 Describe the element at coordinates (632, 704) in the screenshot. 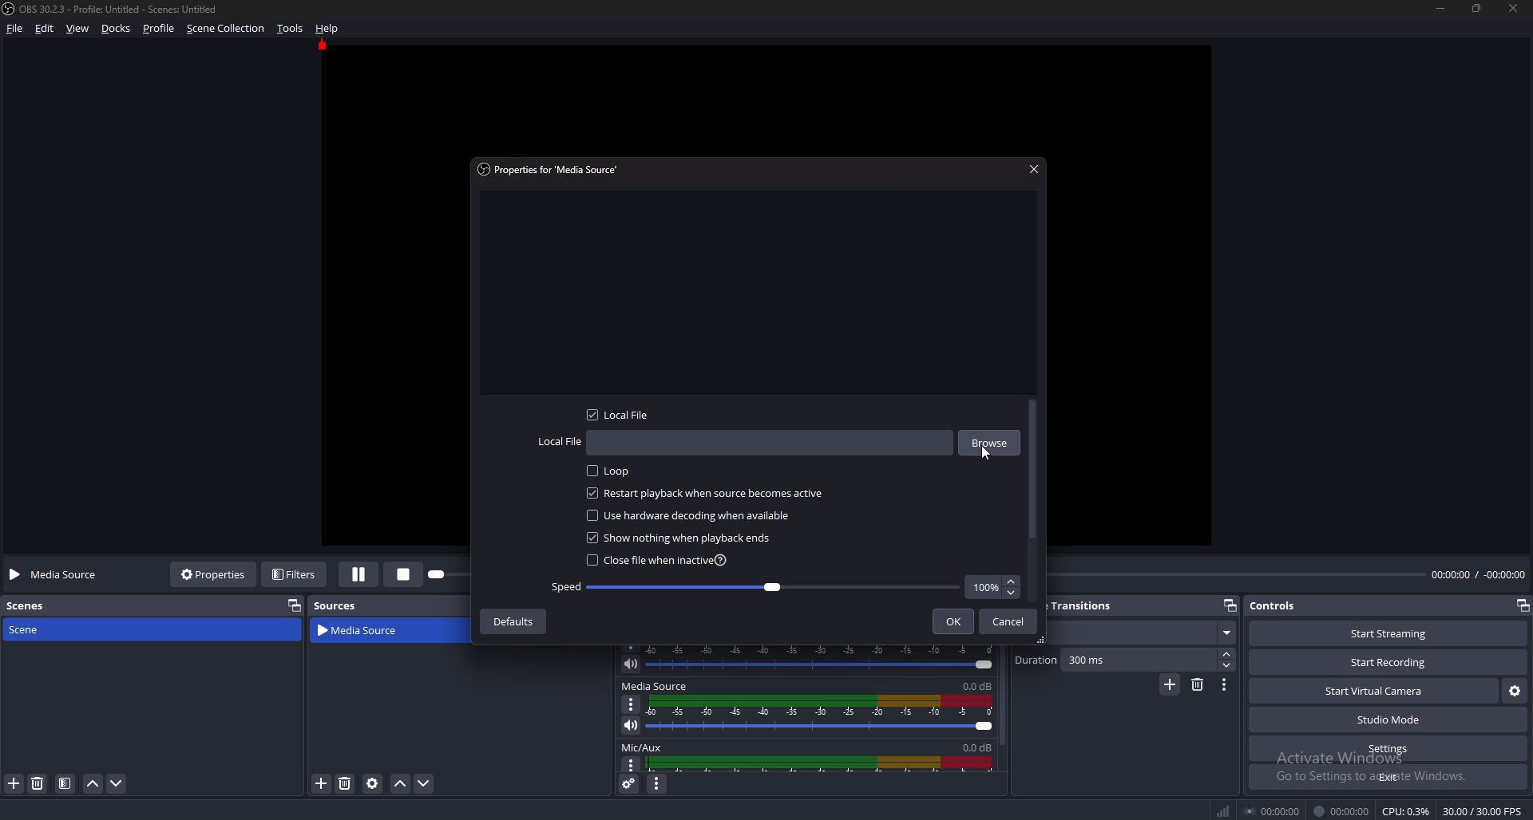

I see `Options` at that location.